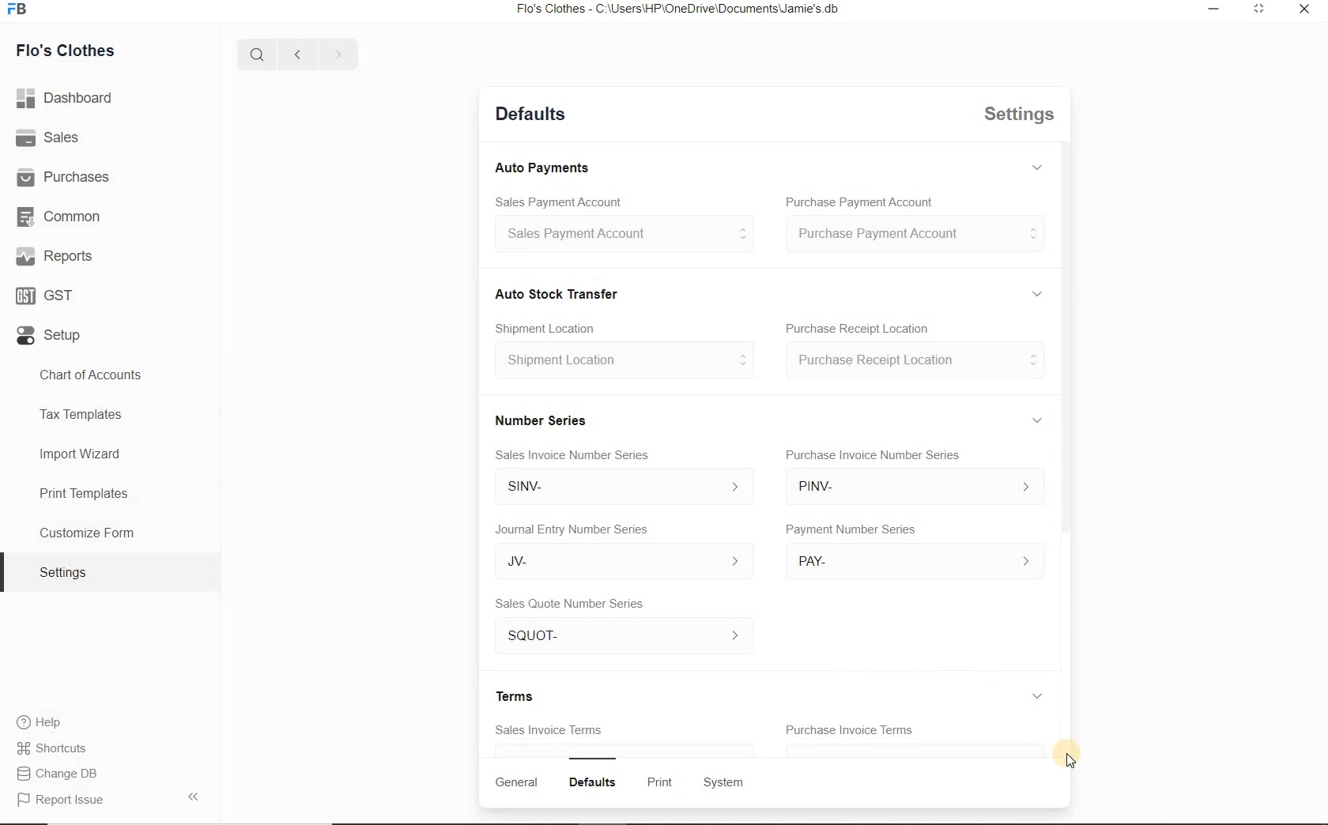 This screenshot has width=1328, height=825. I want to click on umber Series Payment Number Series, so click(853, 528).